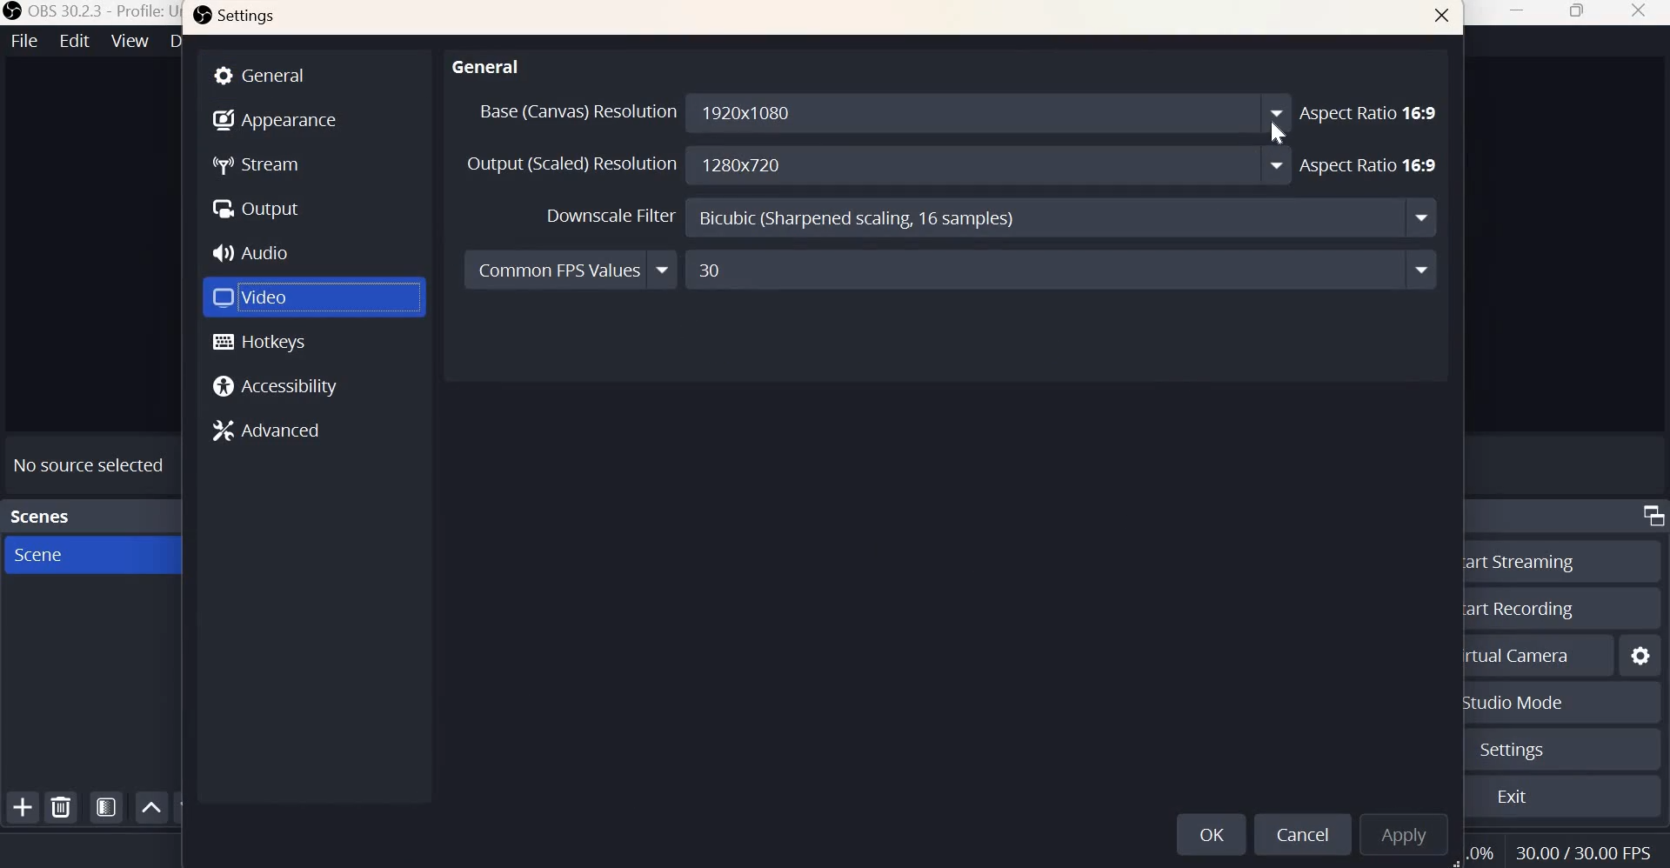  What do you see at coordinates (571, 166) in the screenshot?
I see `Output (scaled) Resolution` at bounding box center [571, 166].